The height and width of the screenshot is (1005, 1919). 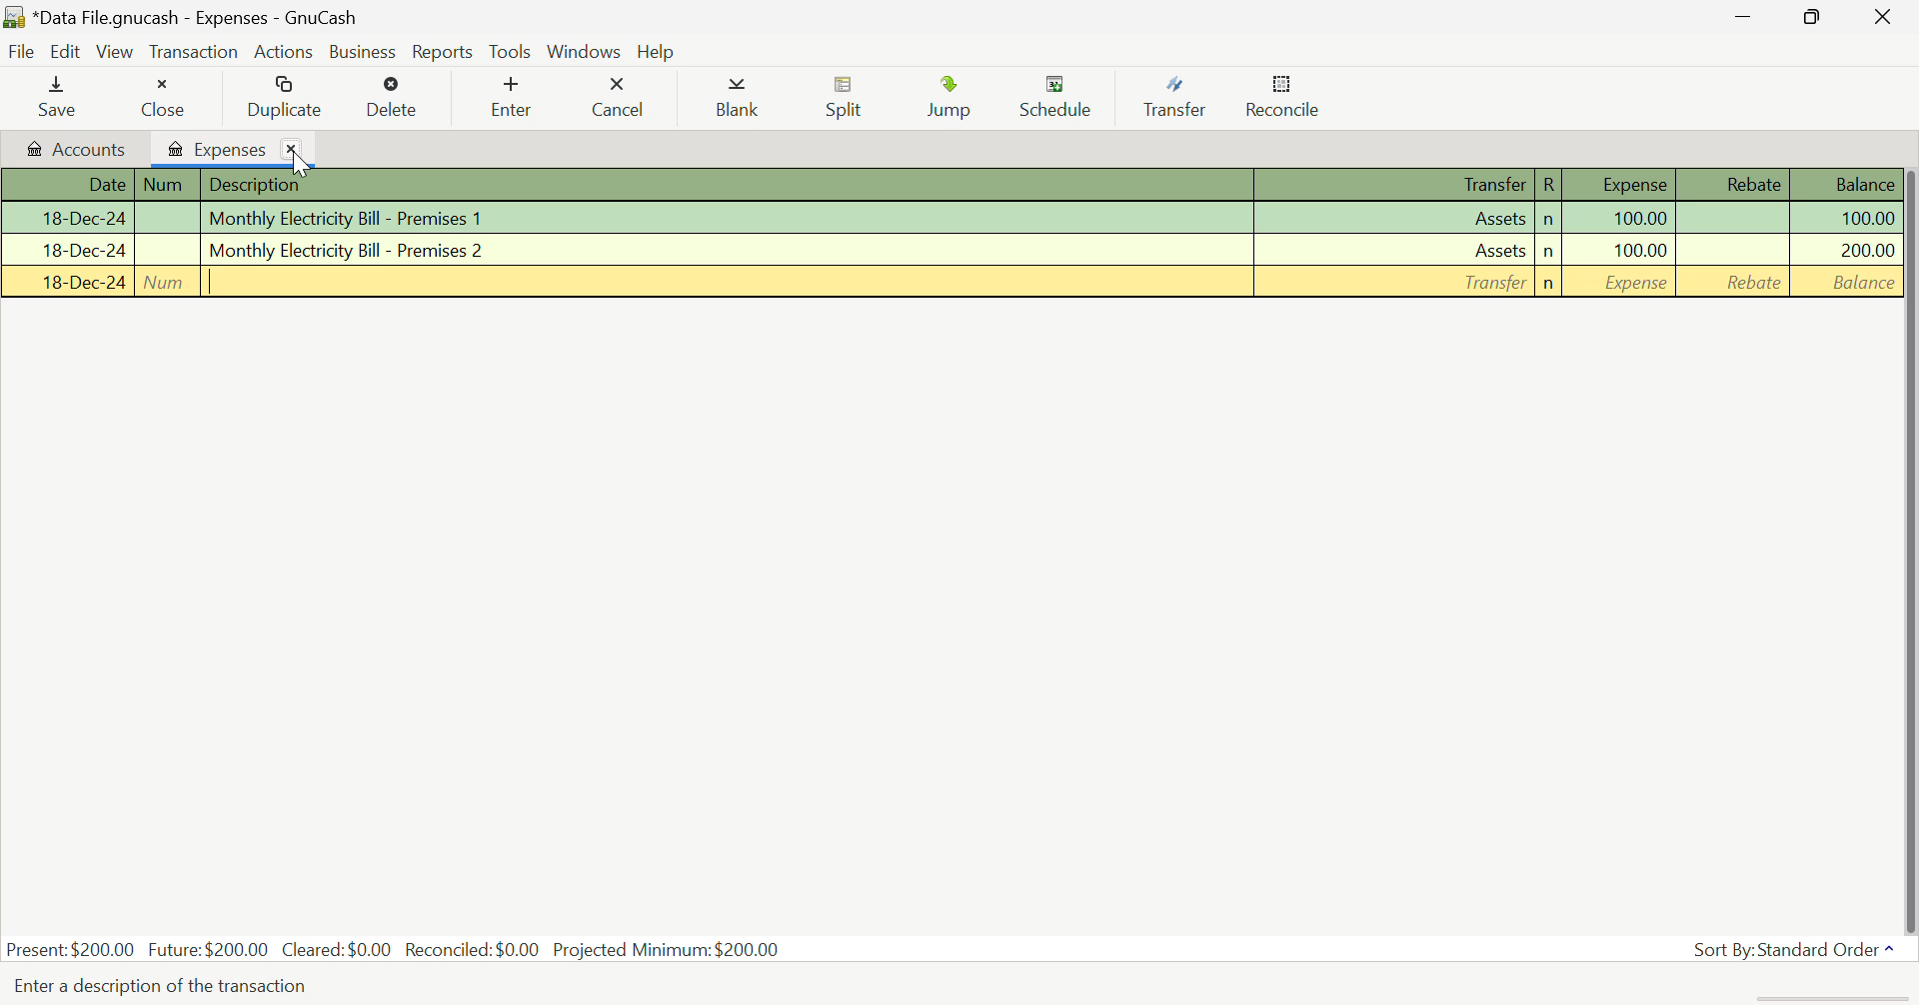 What do you see at coordinates (364, 52) in the screenshot?
I see `Business` at bounding box center [364, 52].